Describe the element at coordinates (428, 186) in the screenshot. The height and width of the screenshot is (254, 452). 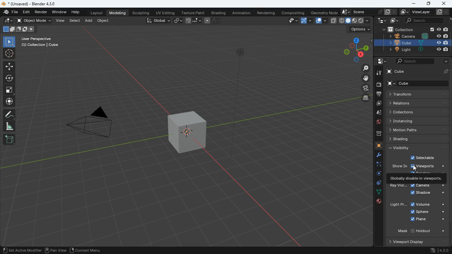
I see `camera` at that location.